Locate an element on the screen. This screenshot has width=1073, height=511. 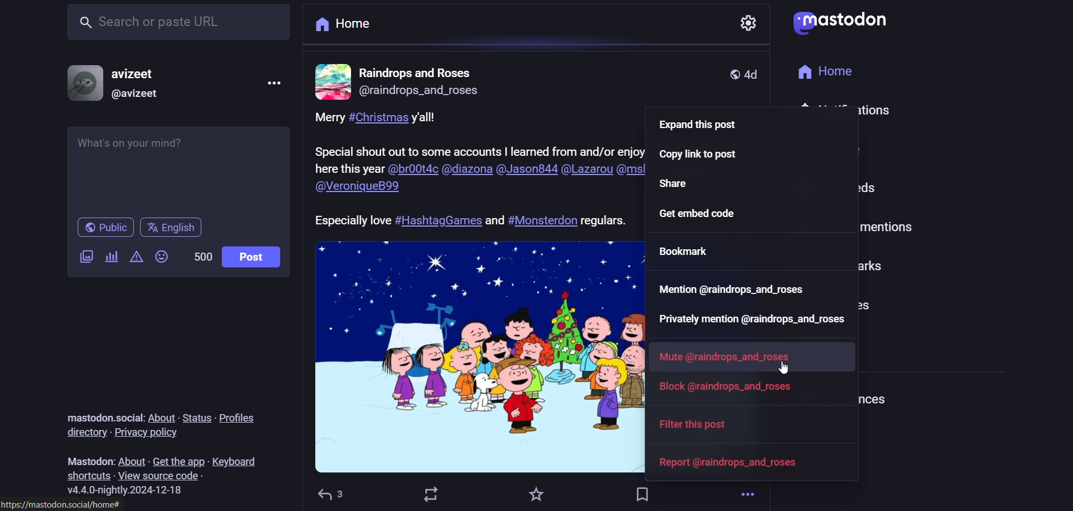
post is located at coordinates (254, 254).